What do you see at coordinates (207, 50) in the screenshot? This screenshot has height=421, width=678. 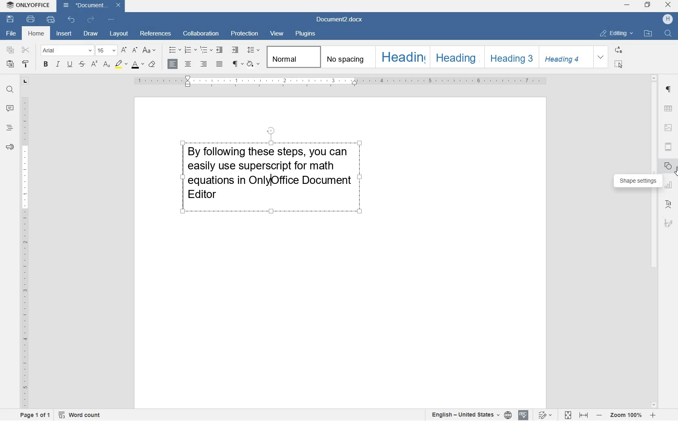 I see `multilevel list` at bounding box center [207, 50].